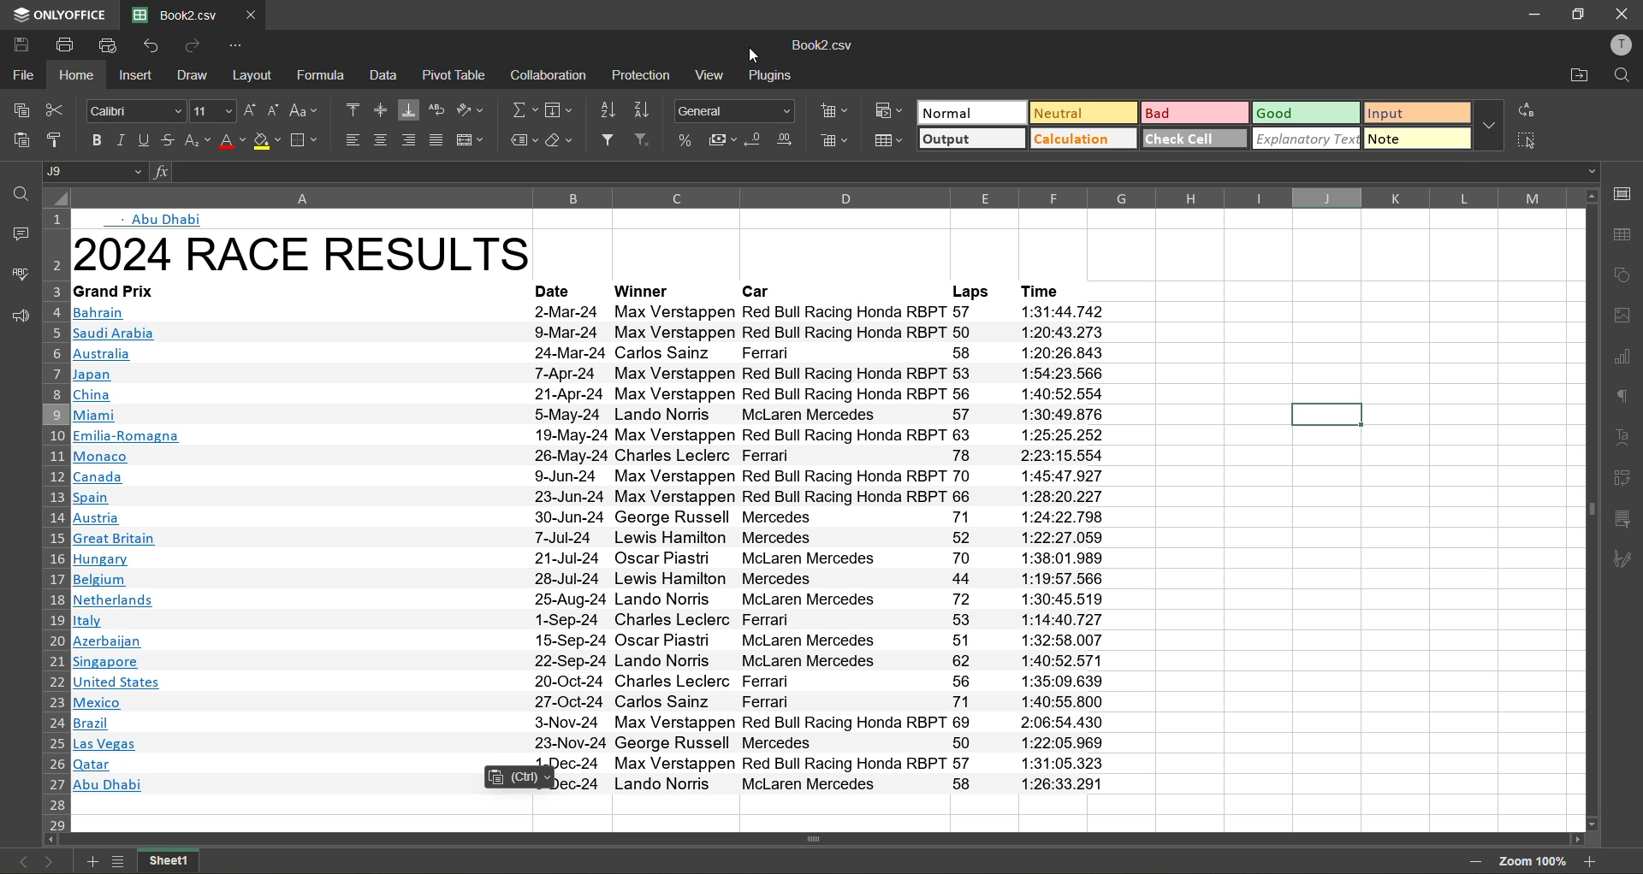 The width and height of the screenshot is (1643, 874). I want to click on view, so click(710, 77).